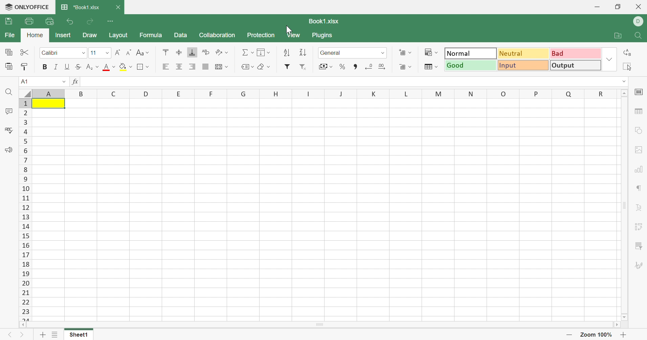 This screenshot has width=647, height=340. Describe the element at coordinates (35, 34) in the screenshot. I see `Home` at that location.